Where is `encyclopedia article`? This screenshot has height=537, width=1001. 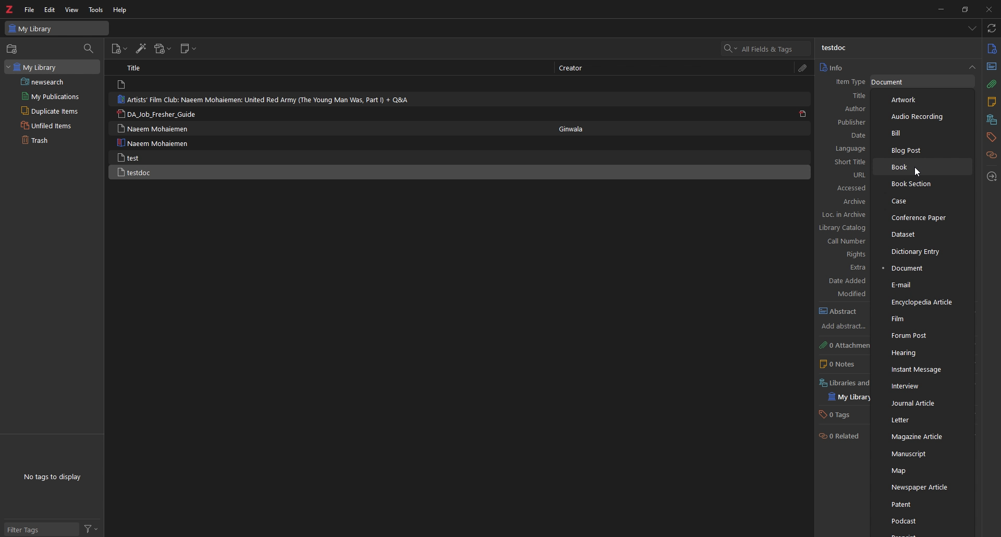 encyclopedia article is located at coordinates (921, 303).